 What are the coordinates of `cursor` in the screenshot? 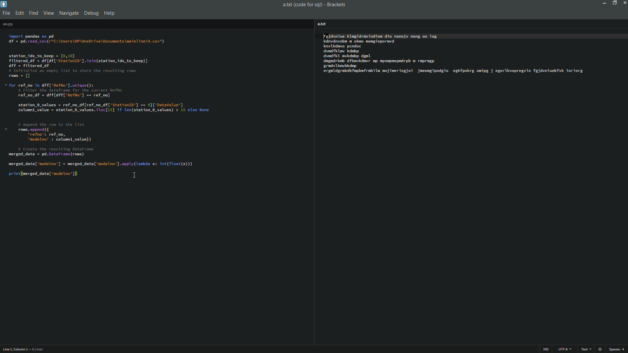 It's located at (78, 173).